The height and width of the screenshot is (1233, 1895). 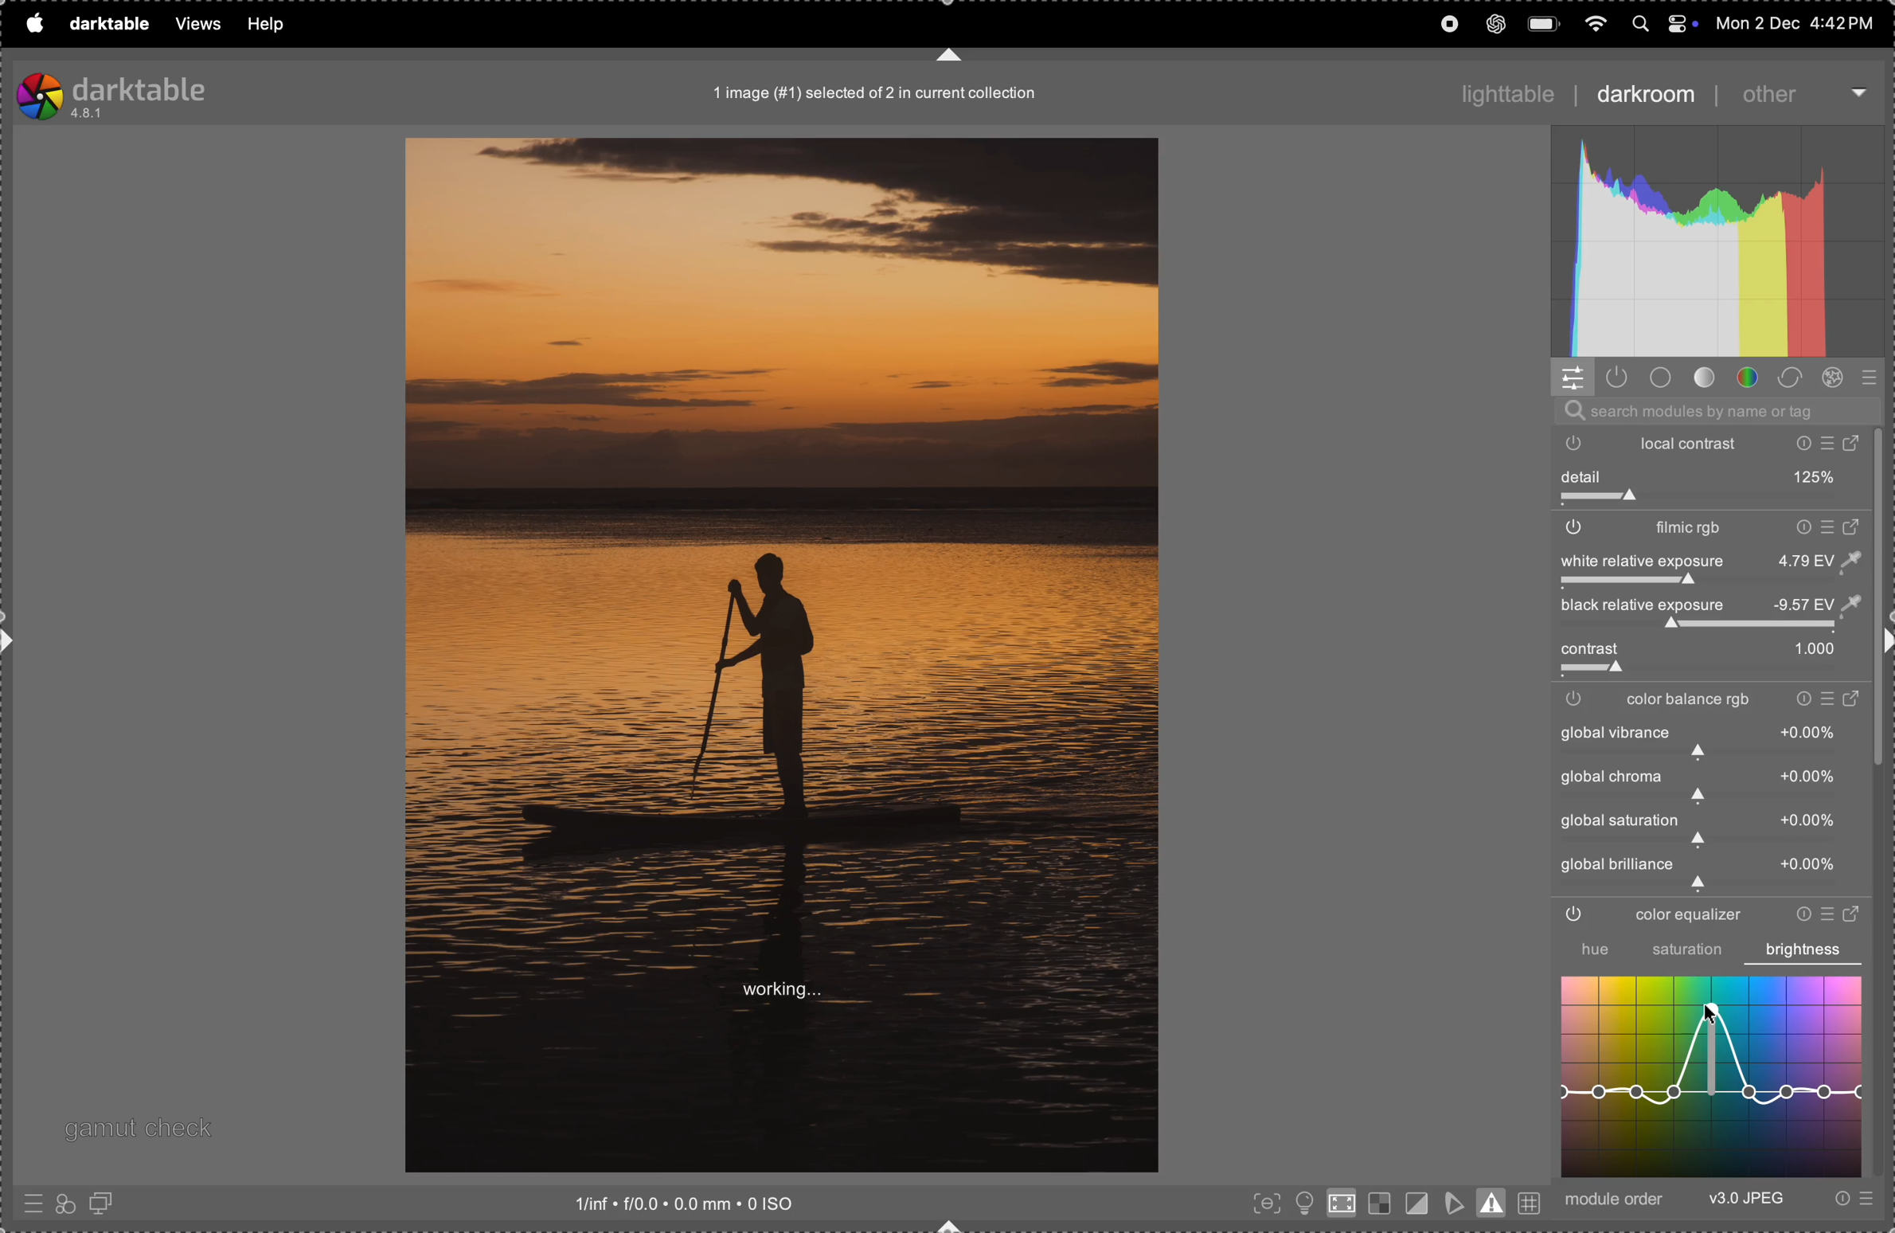 I want to click on presets, so click(x=30, y=1207).